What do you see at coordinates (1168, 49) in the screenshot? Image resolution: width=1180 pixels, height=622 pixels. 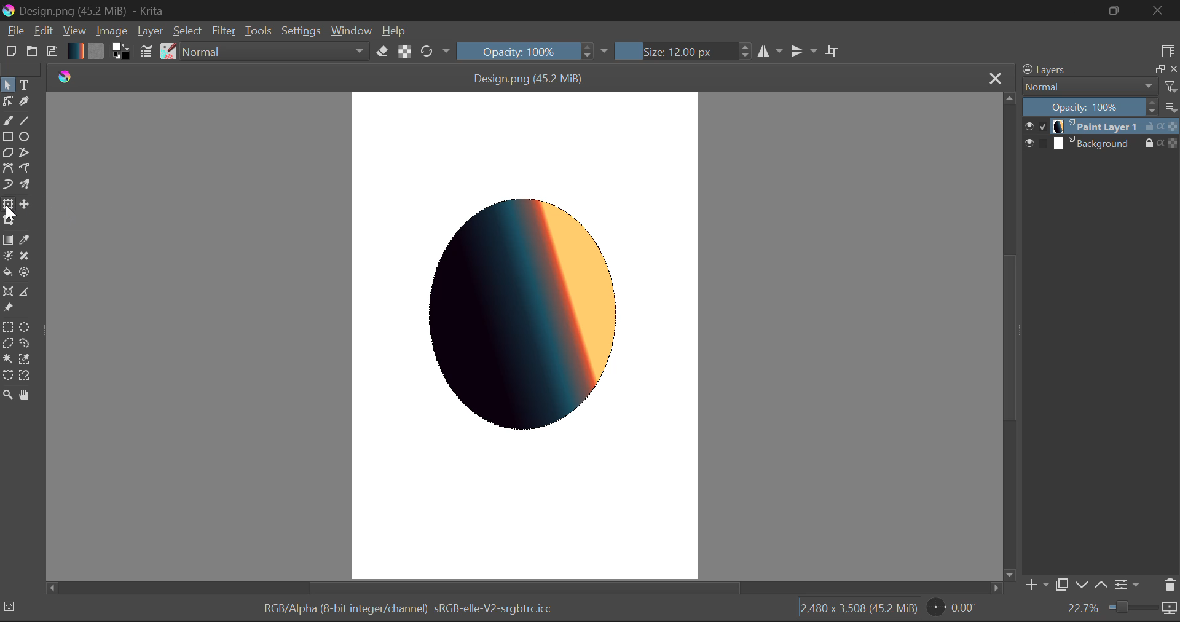 I see `Choose Workspace` at bounding box center [1168, 49].